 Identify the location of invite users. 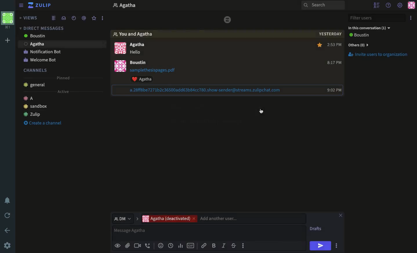
(380, 57).